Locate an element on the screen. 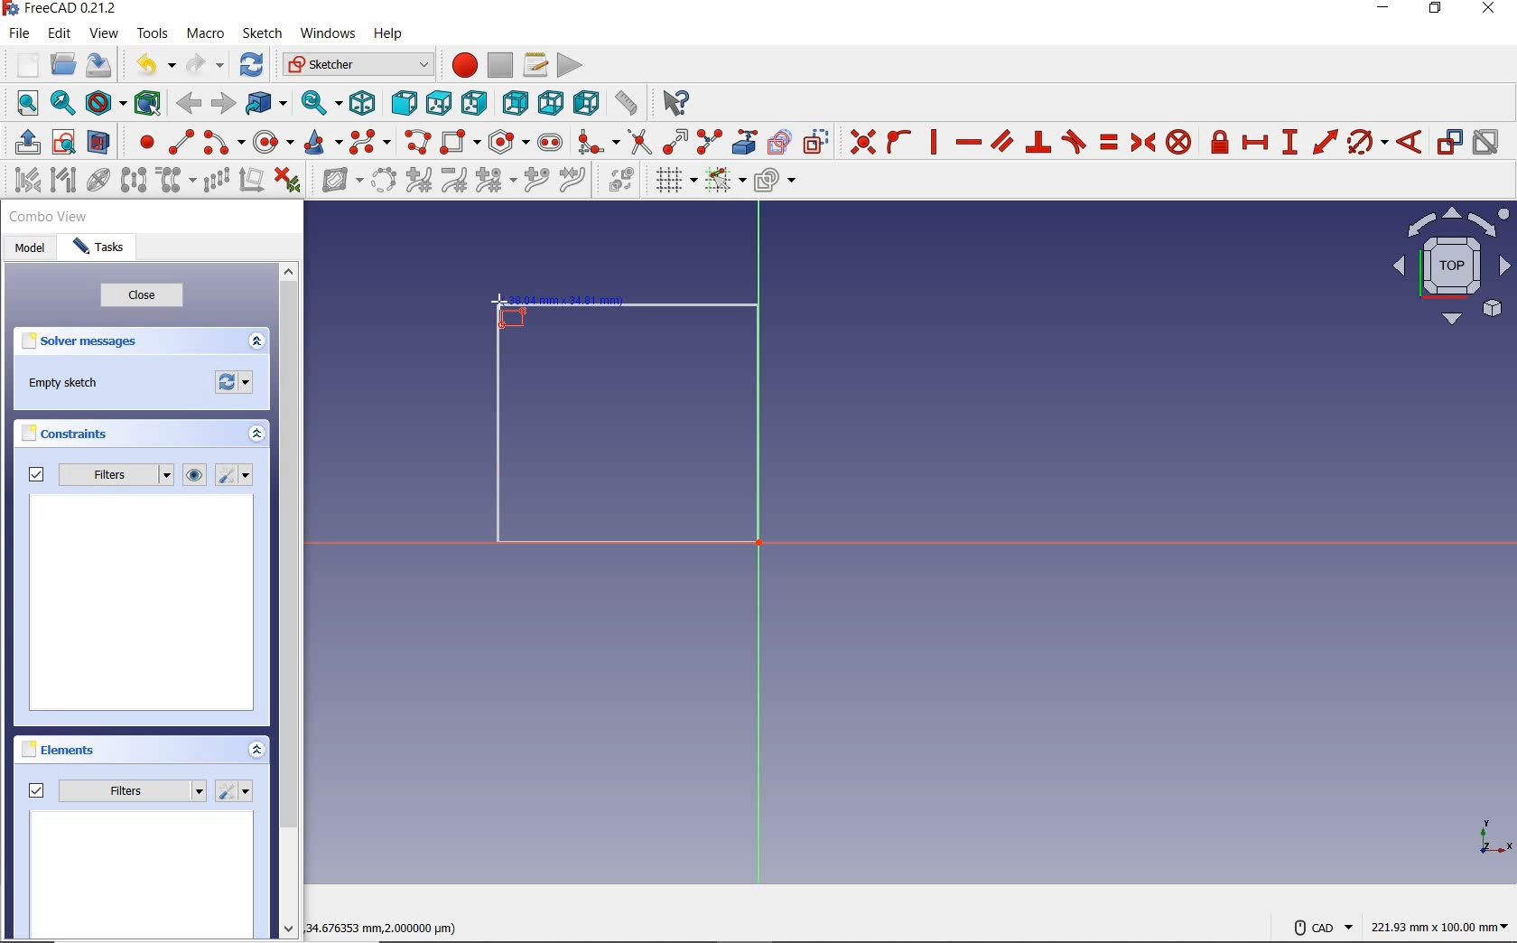 Image resolution: width=1517 pixels, height=943 pixels. constrain horizontally is located at coordinates (968, 142).